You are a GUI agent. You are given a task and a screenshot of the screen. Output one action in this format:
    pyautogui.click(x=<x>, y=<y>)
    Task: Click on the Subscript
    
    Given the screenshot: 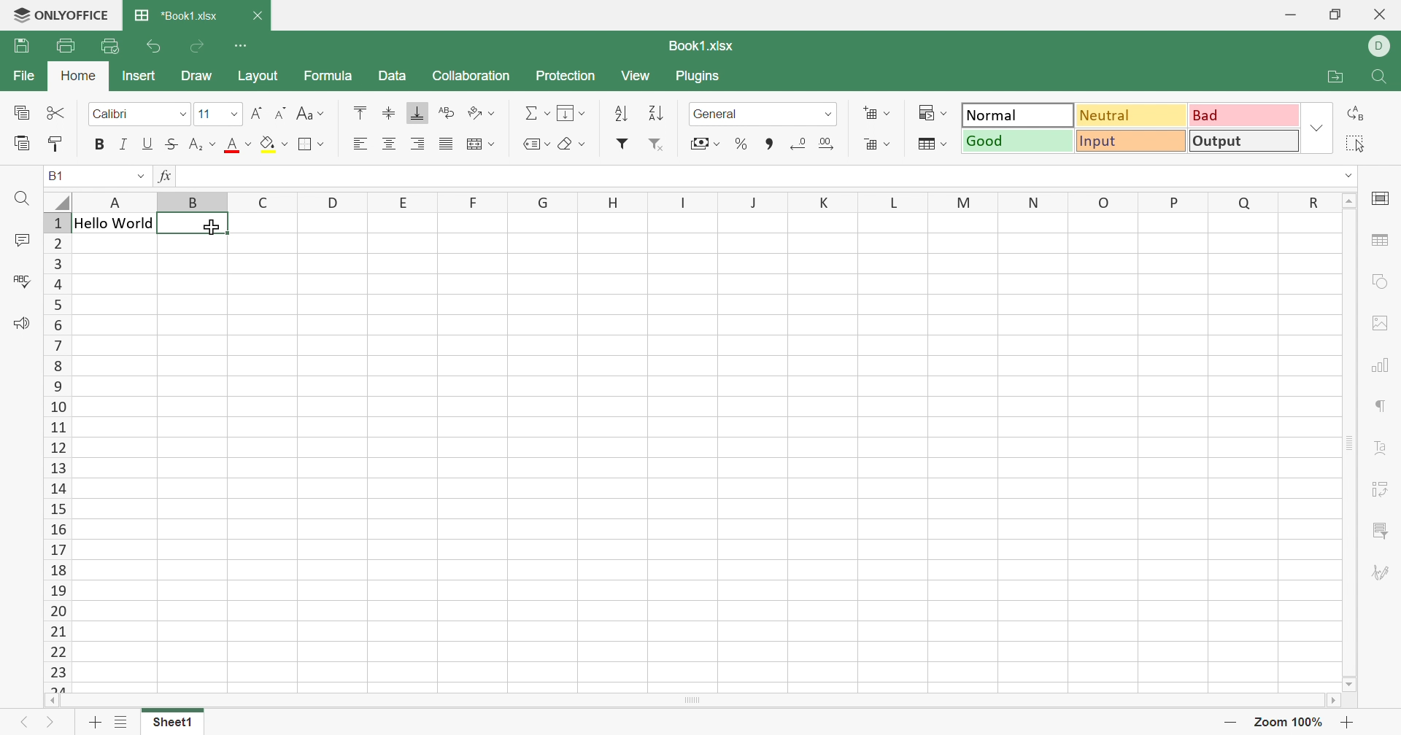 What is the action you would take?
    pyautogui.click(x=202, y=145)
    